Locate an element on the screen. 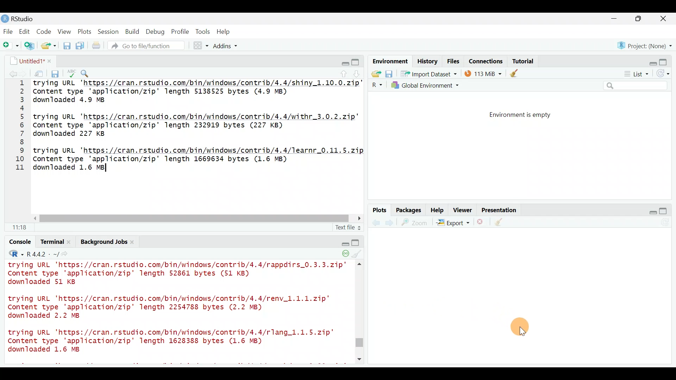 The height and width of the screenshot is (380, 676). 3 downloaded 4.9 MB is located at coordinates (68, 100).